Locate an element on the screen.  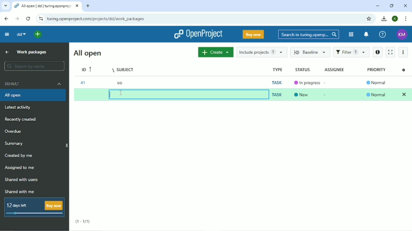
Type is located at coordinates (276, 70).